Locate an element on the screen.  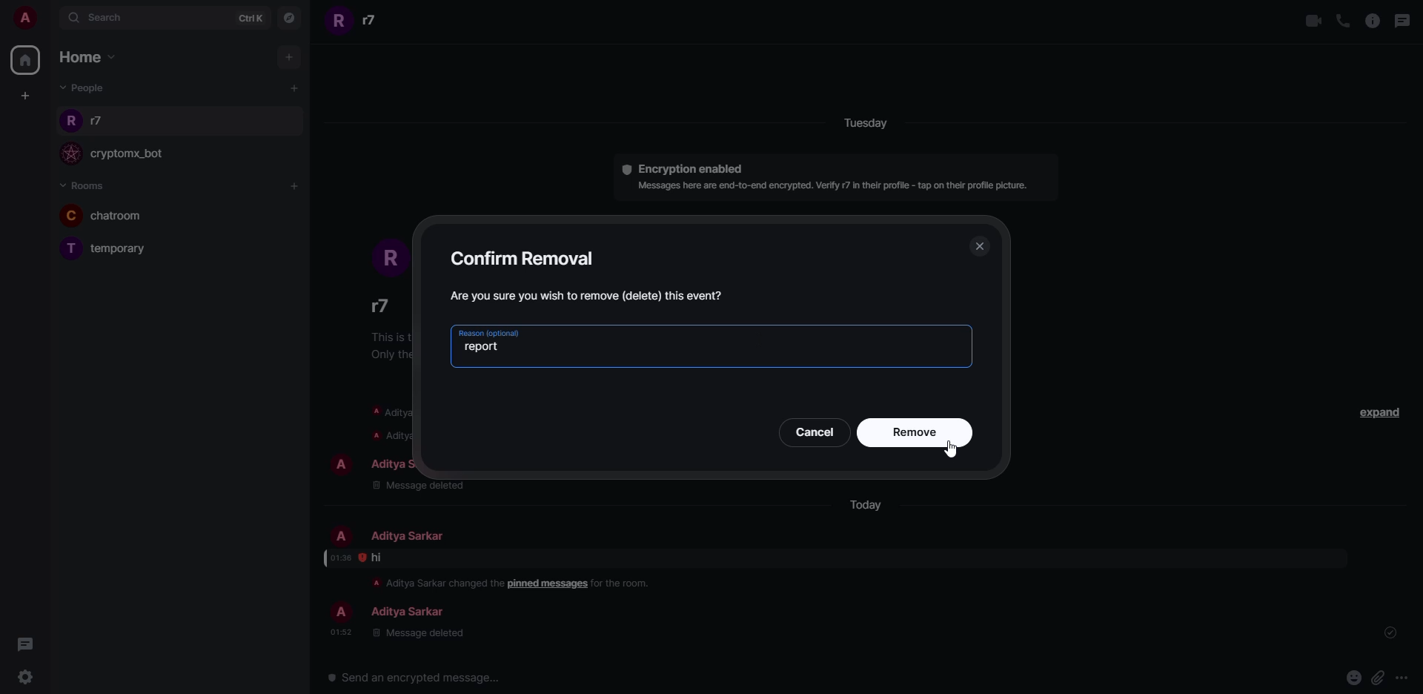
people is located at coordinates (84, 87).